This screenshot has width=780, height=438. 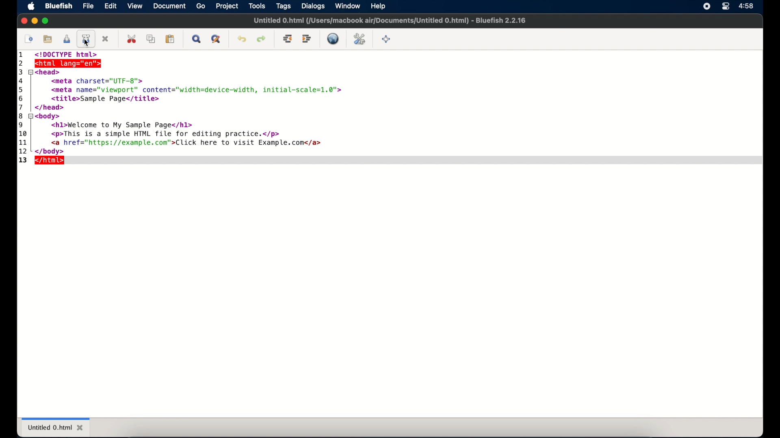 I want to click on view, so click(x=136, y=6).